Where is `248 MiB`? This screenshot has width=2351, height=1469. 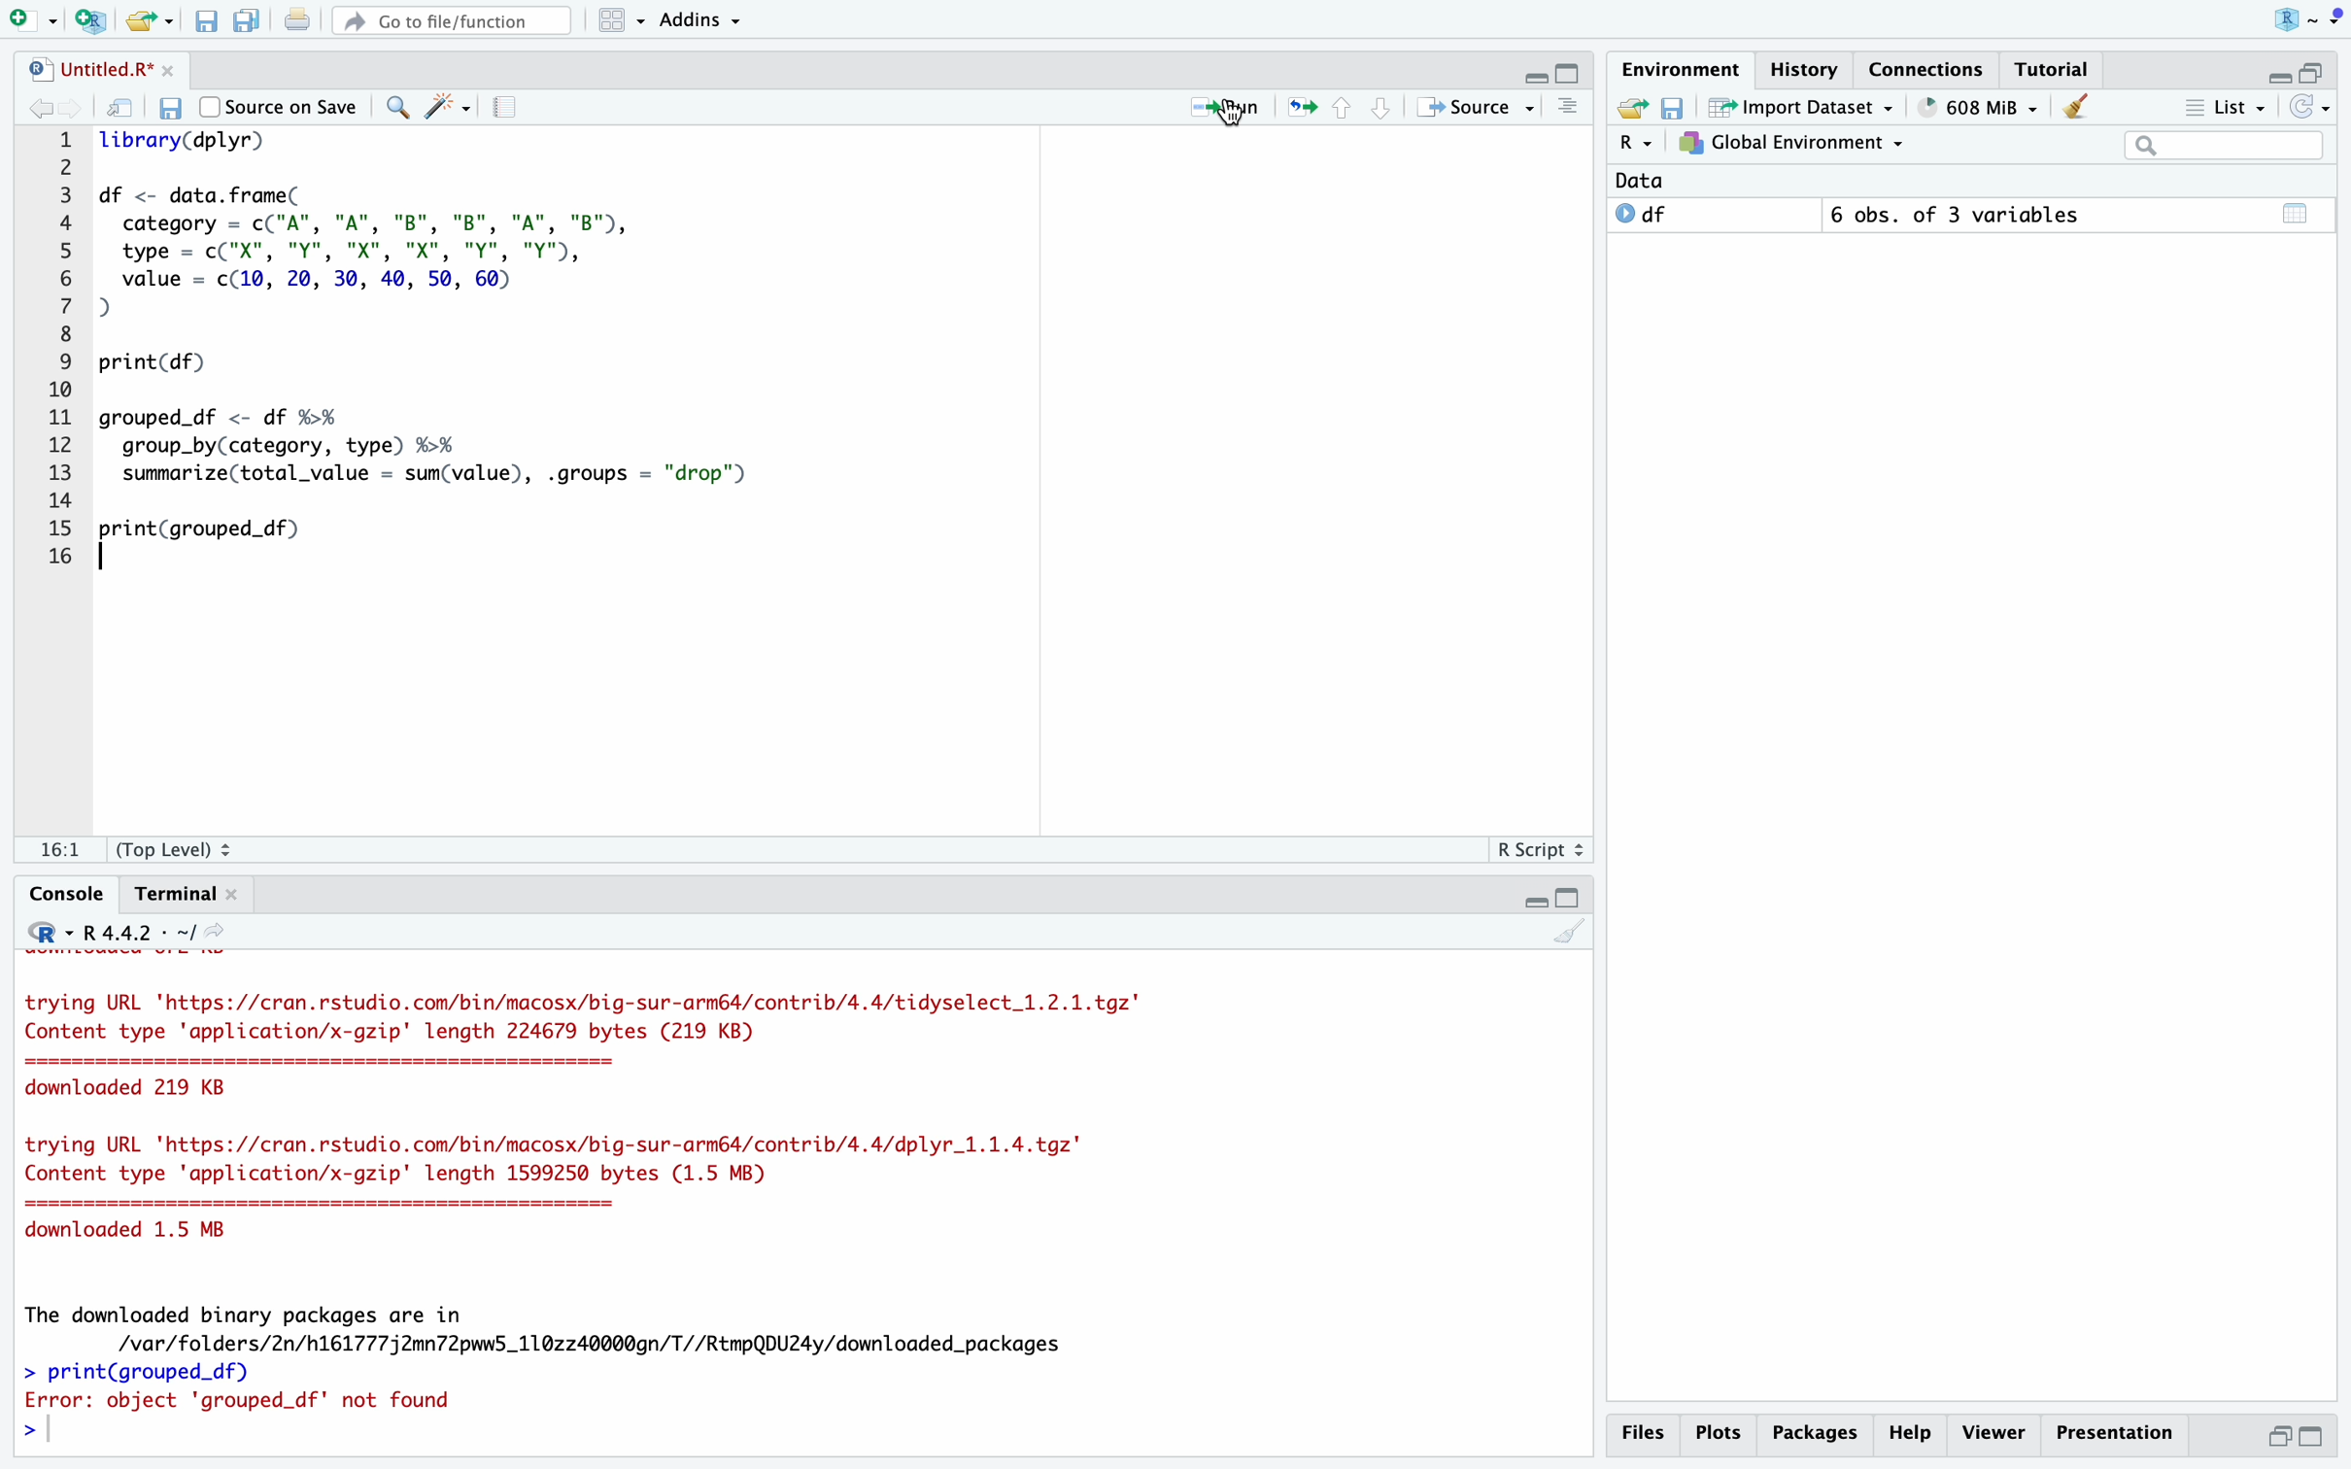
248 MiB is located at coordinates (1978, 107).